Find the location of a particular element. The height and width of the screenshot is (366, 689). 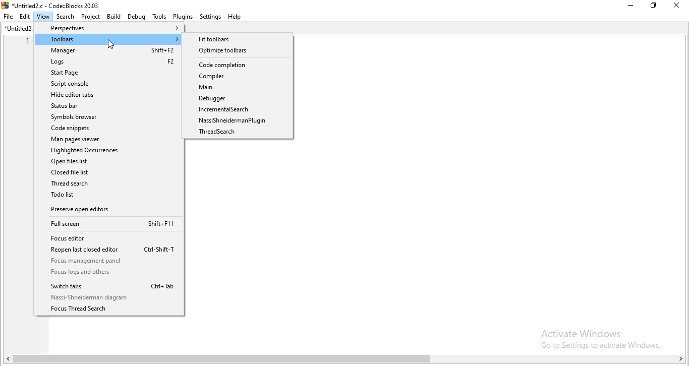

Logs  is located at coordinates (104, 62).